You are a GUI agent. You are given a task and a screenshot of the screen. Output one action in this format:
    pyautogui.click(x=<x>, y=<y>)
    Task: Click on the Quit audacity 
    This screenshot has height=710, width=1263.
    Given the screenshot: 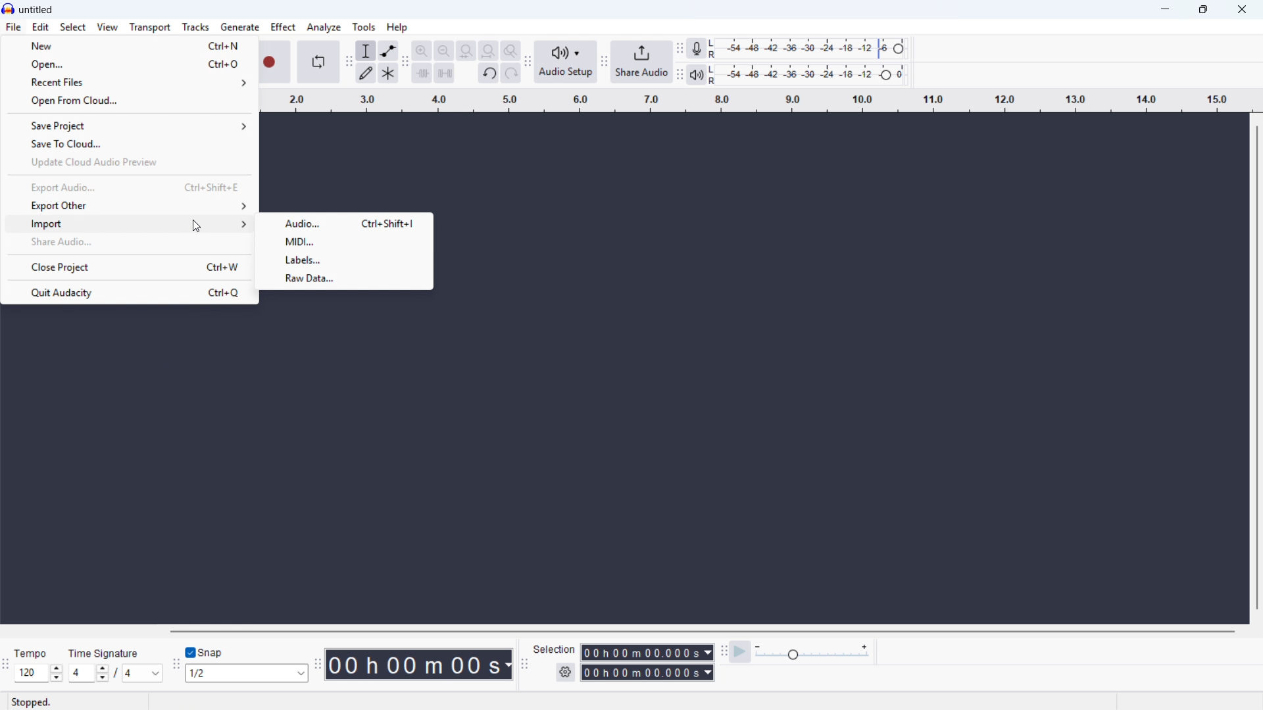 What is the action you would take?
    pyautogui.click(x=128, y=293)
    